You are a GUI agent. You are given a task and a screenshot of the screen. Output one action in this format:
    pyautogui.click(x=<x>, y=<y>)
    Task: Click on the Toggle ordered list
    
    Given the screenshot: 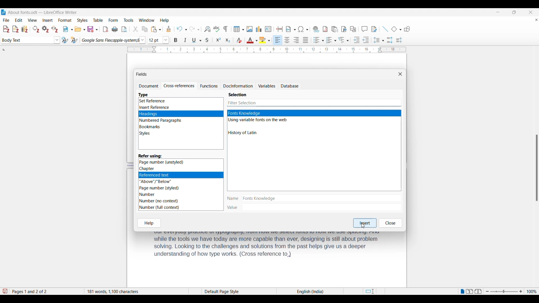 What is the action you would take?
    pyautogui.click(x=331, y=40)
    